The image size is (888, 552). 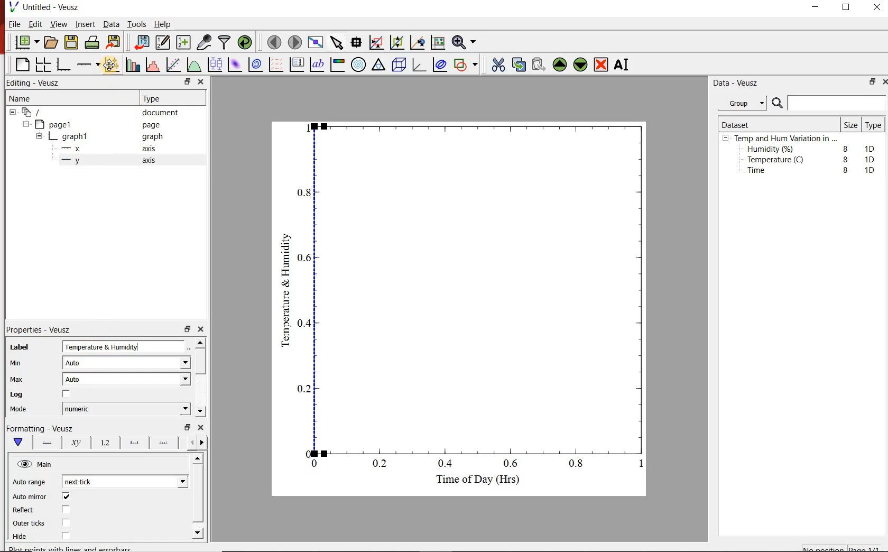 What do you see at coordinates (235, 65) in the screenshot?
I see `plot a 2d dataset as an image` at bounding box center [235, 65].